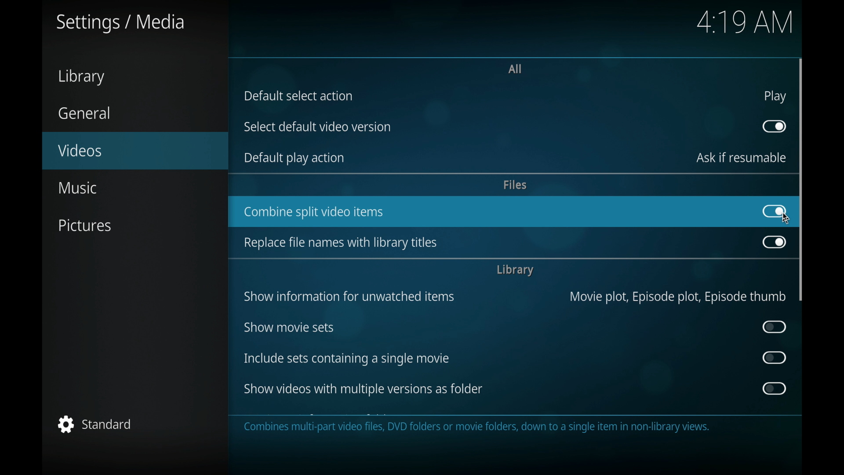 The width and height of the screenshot is (844, 475). I want to click on general, so click(84, 113).